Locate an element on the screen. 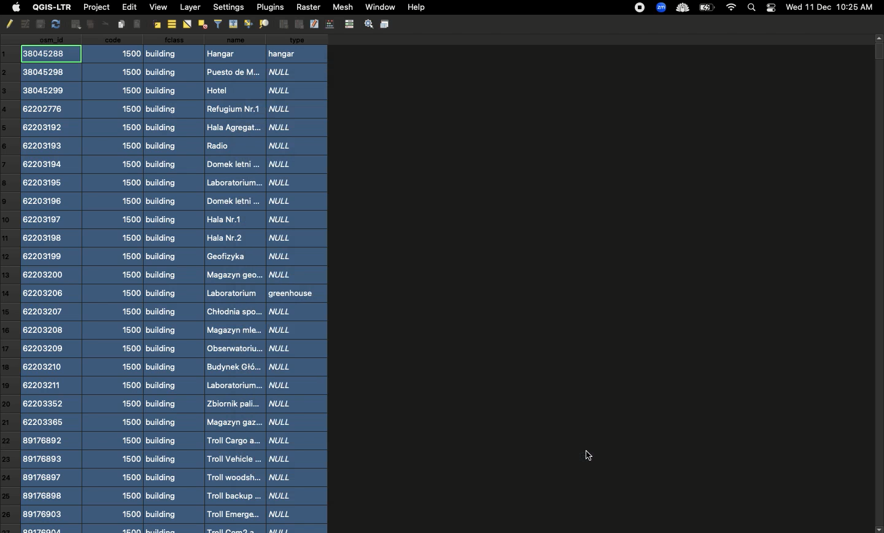 Image resolution: width=884 pixels, height=533 pixels. Settings is located at coordinates (367, 23).